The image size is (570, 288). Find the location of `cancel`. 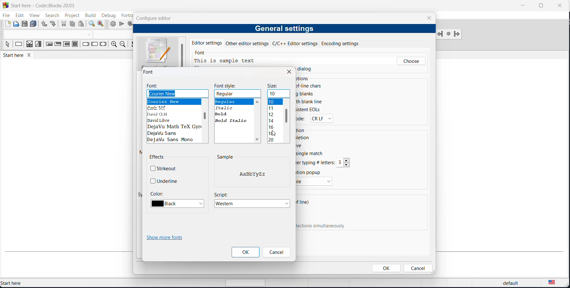

cancel is located at coordinates (276, 253).